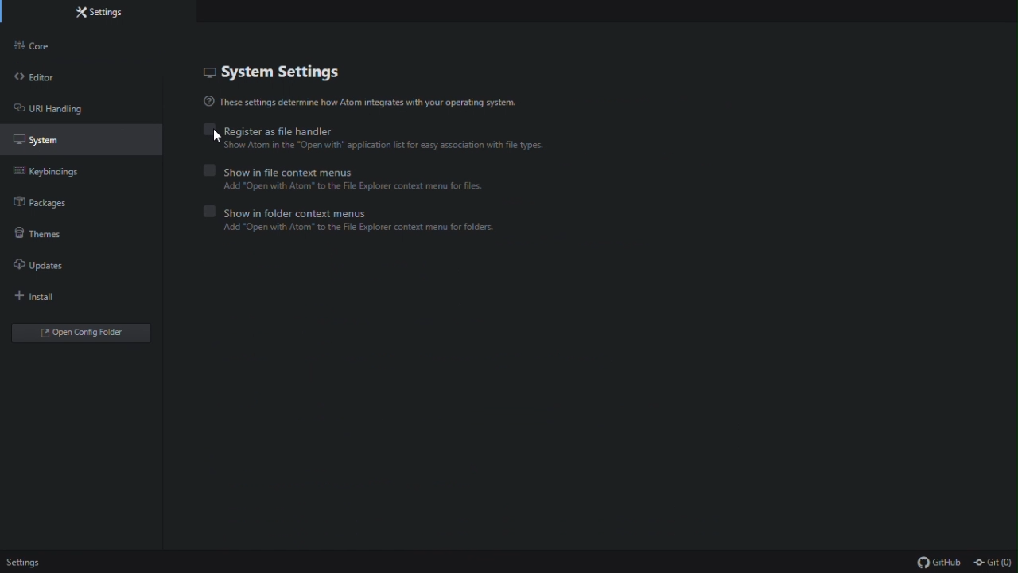  What do you see at coordinates (53, 205) in the screenshot?
I see `Packages` at bounding box center [53, 205].